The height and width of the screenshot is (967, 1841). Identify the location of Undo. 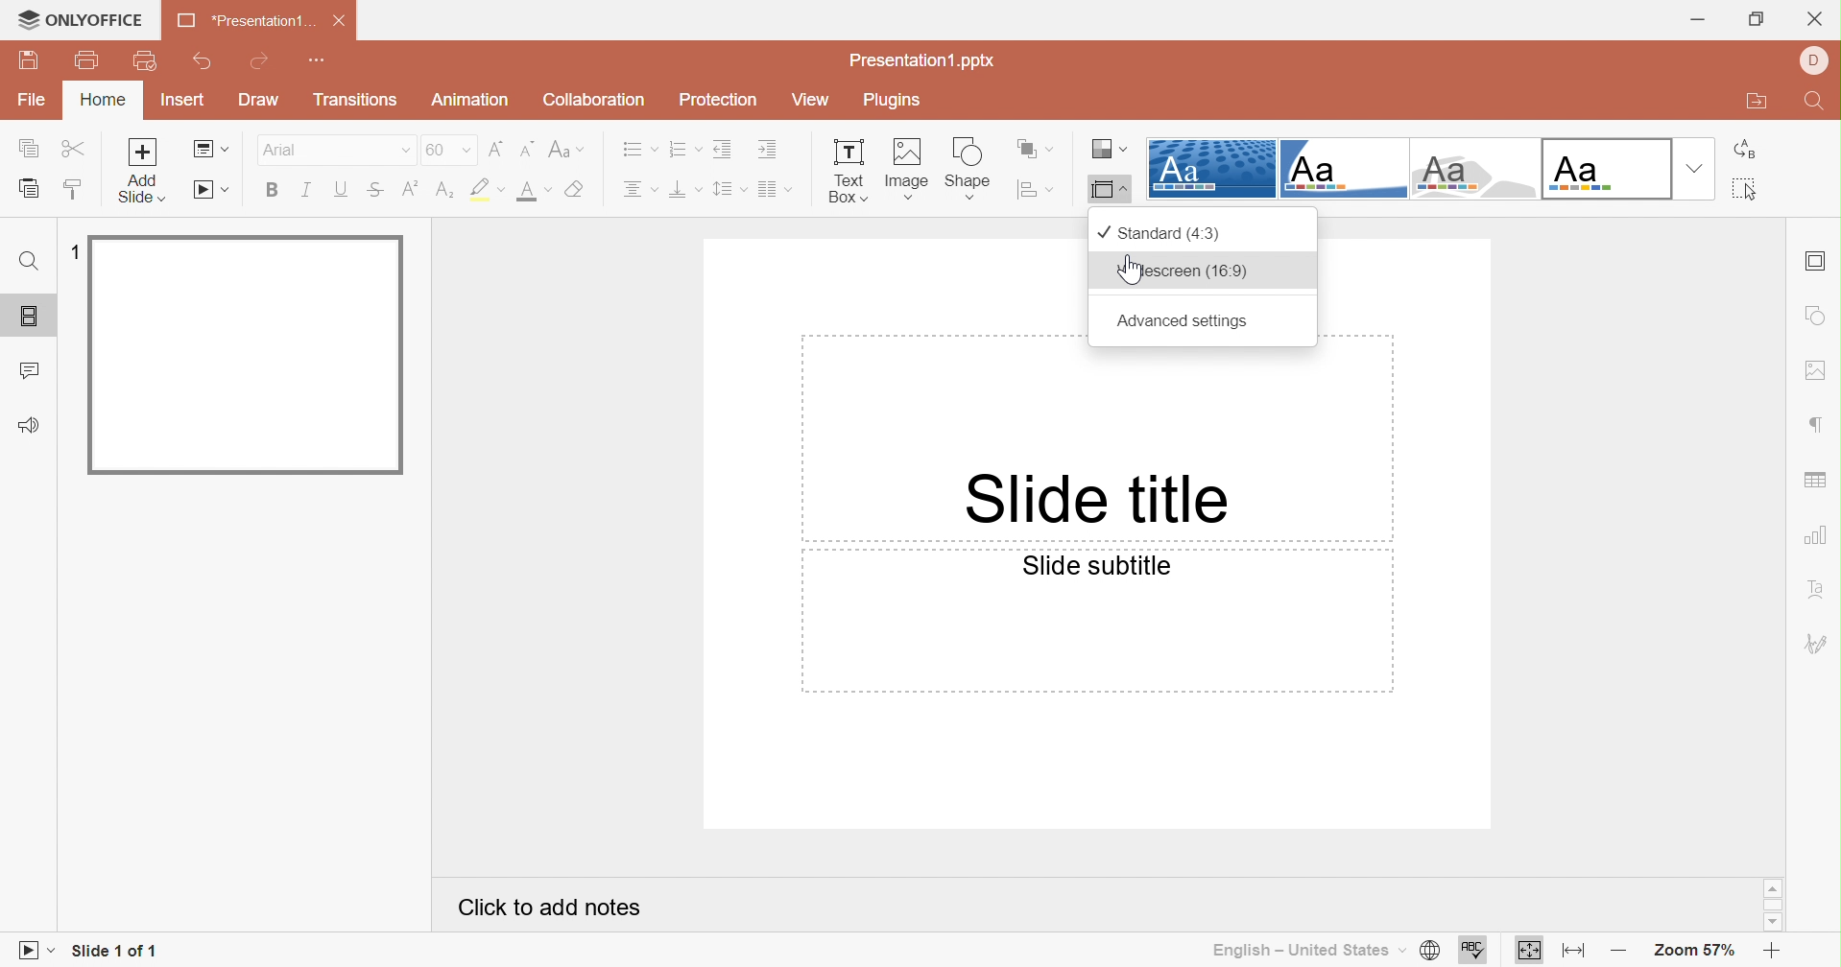
(205, 61).